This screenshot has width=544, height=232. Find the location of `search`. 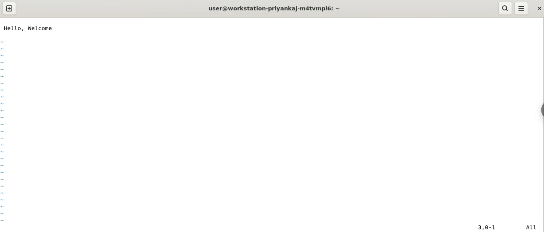

search is located at coordinates (505, 8).